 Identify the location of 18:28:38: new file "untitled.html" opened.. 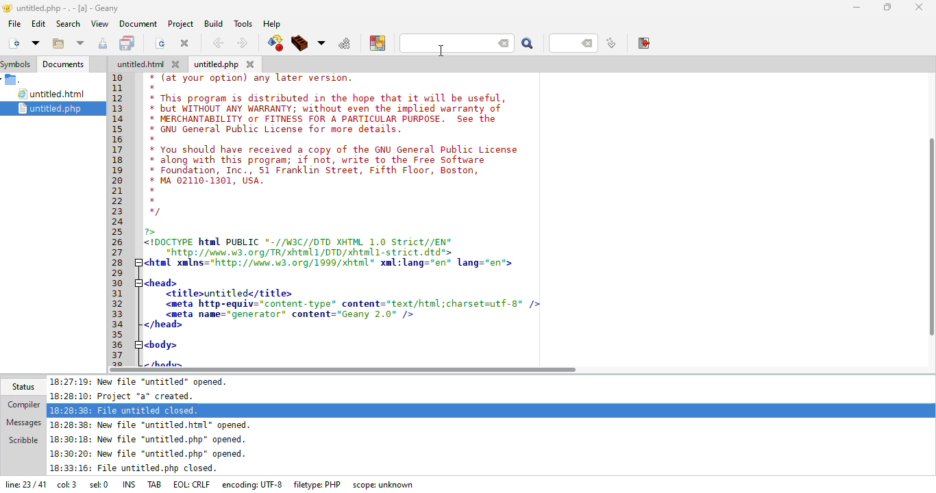
(154, 425).